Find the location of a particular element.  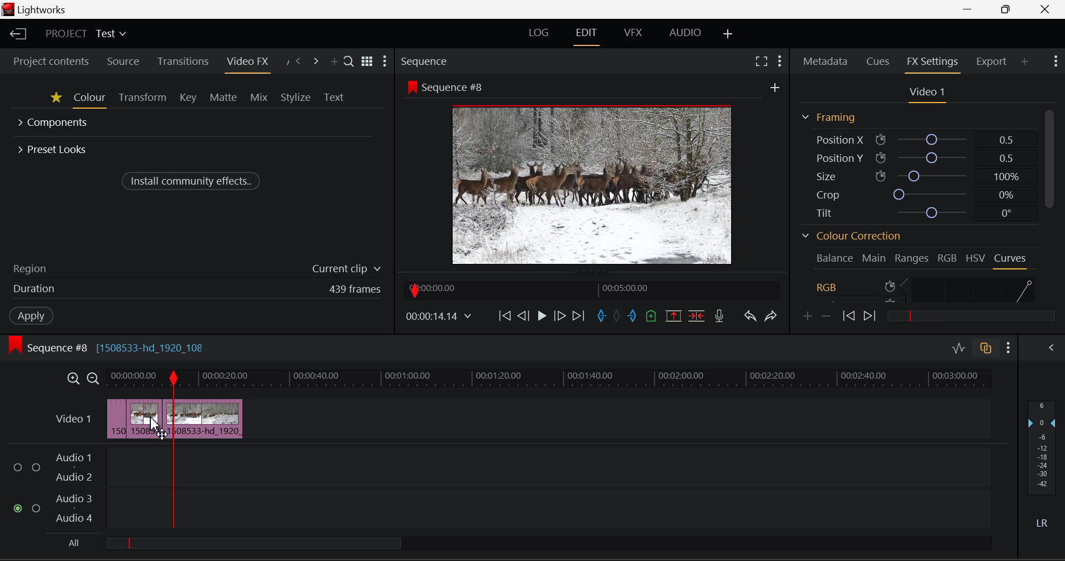

Framing Section is located at coordinates (828, 117).